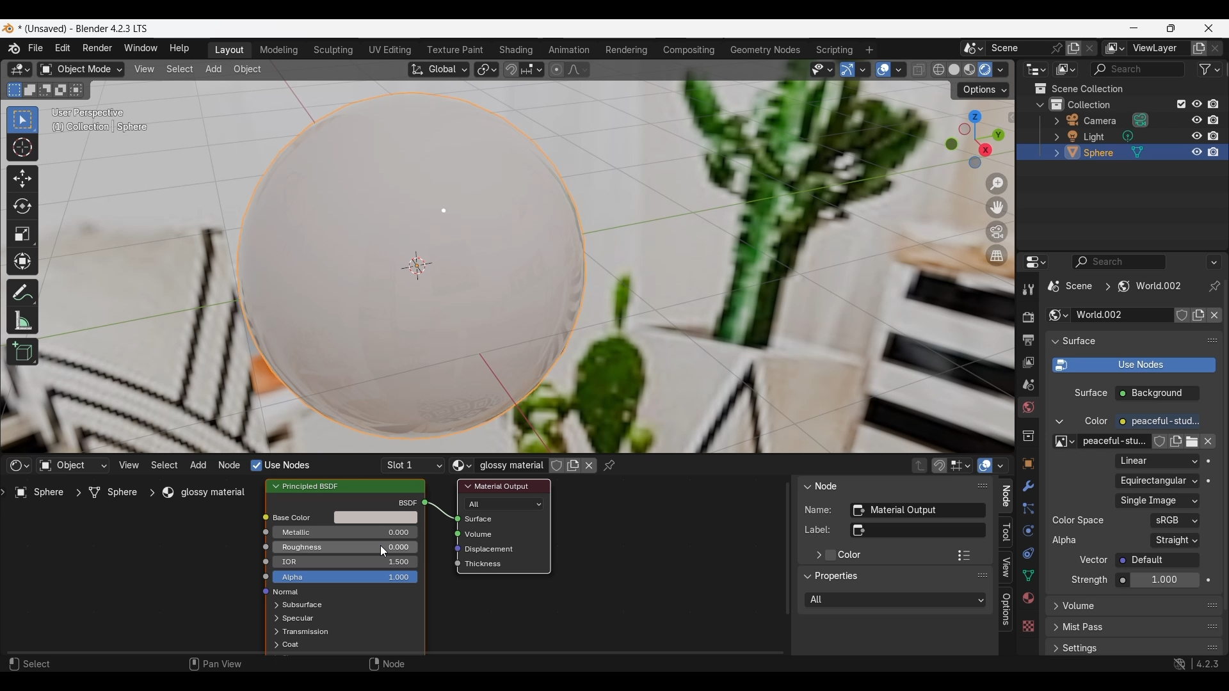 The width and height of the screenshot is (1229, 691). I want to click on Filter, so click(1209, 70).